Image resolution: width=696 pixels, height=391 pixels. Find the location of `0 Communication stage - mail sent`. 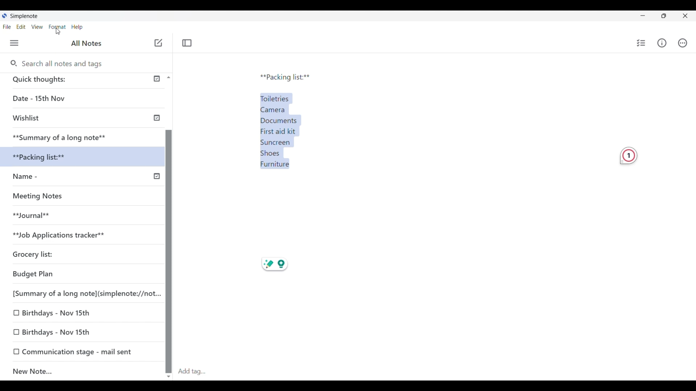

0 Communication stage - mail sent is located at coordinates (73, 352).